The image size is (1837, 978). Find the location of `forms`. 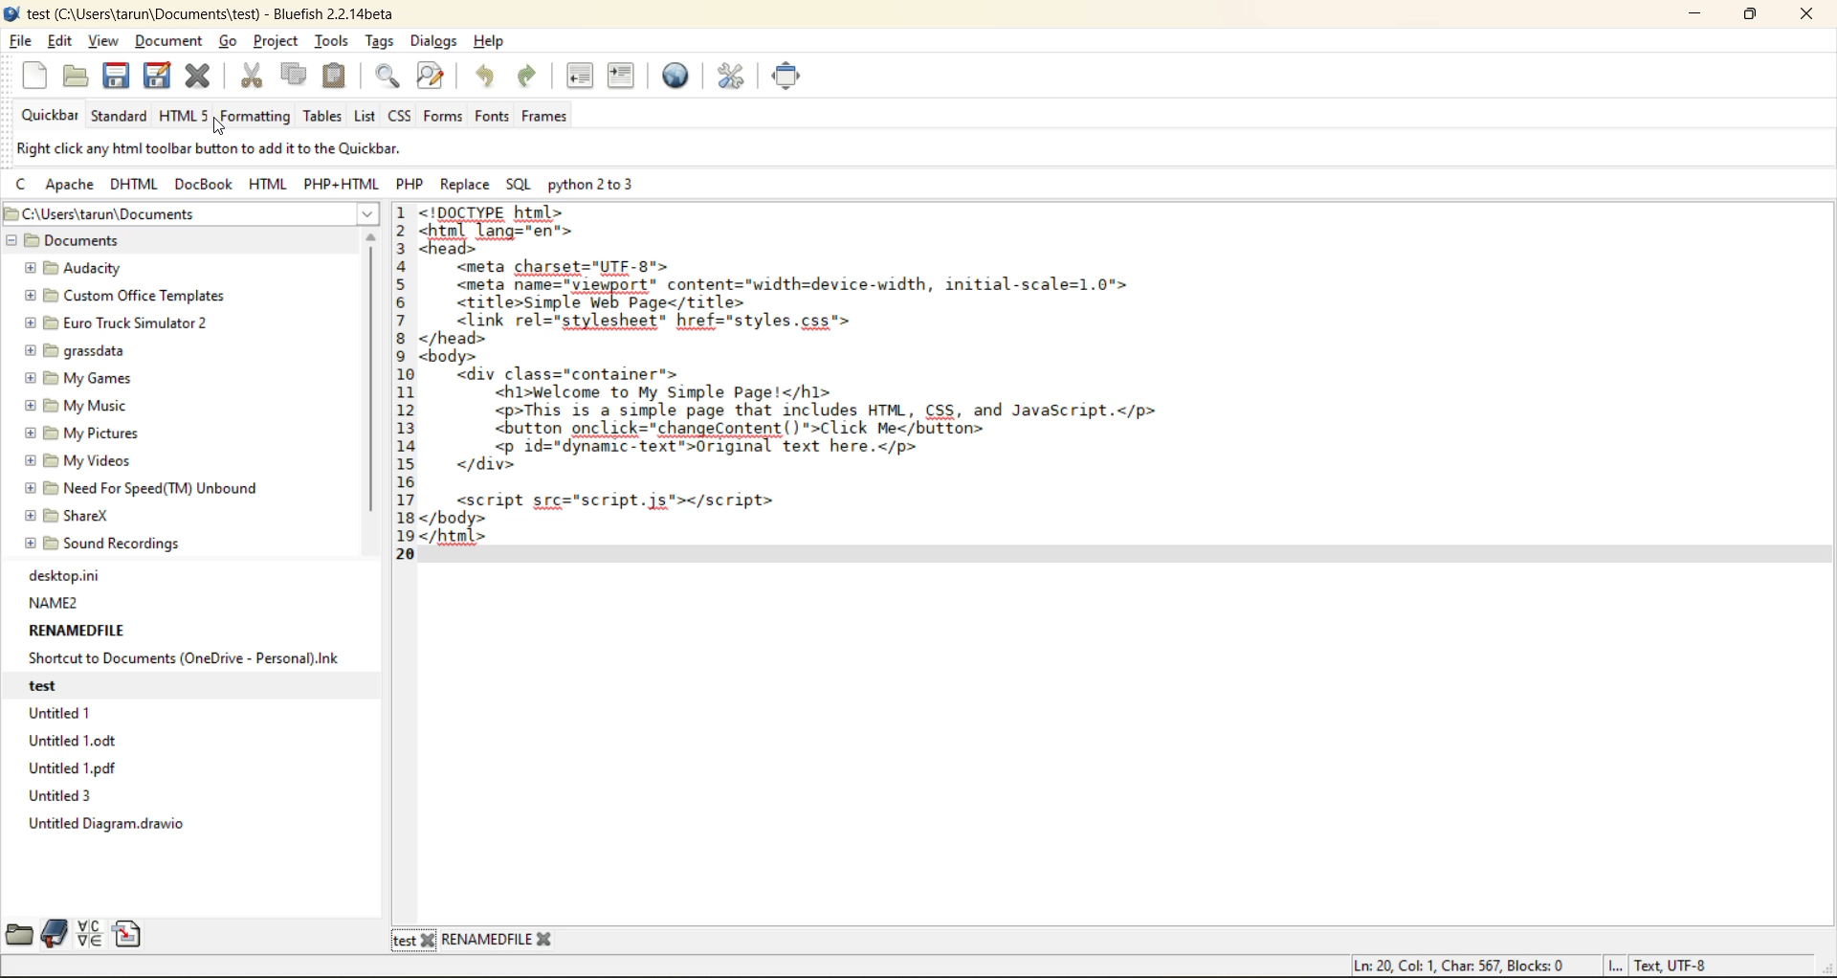

forms is located at coordinates (443, 115).